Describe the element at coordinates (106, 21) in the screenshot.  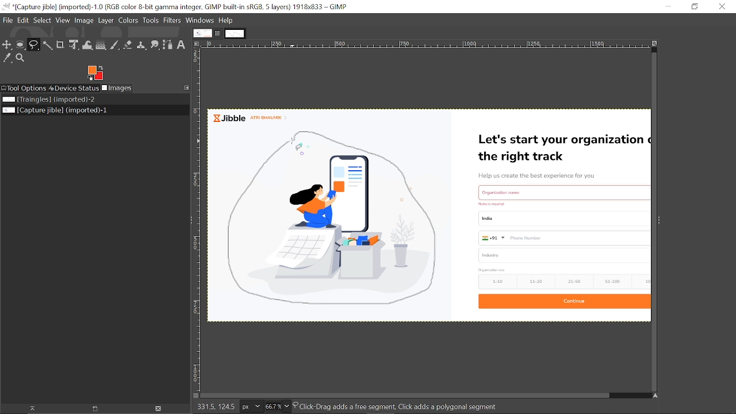
I see `Layer` at that location.